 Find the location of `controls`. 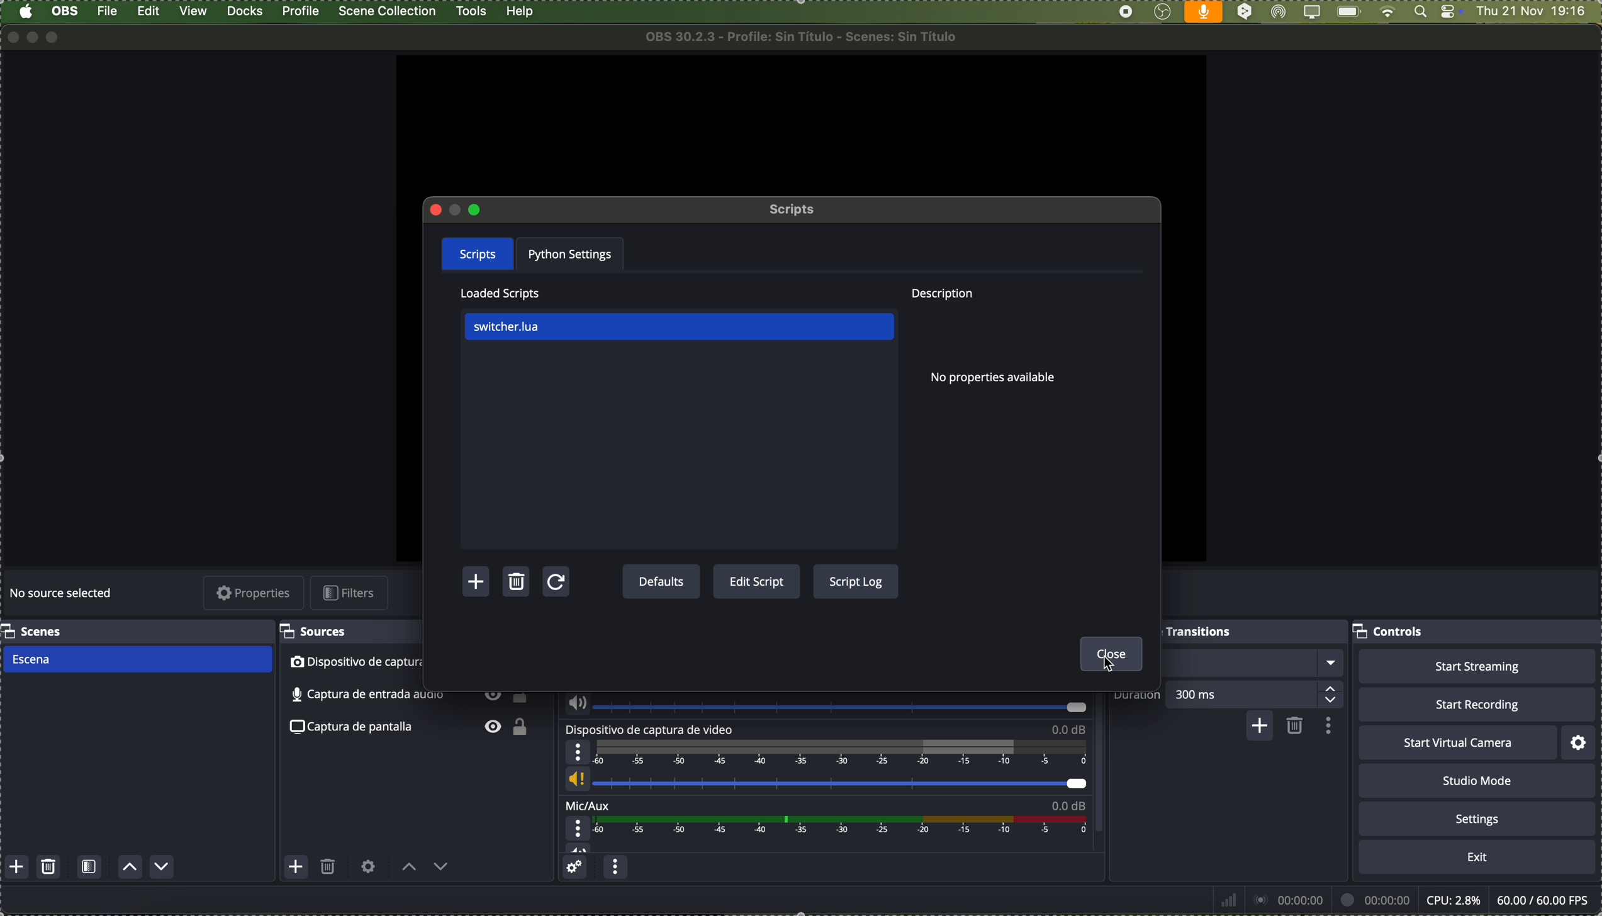

controls is located at coordinates (1451, 13).